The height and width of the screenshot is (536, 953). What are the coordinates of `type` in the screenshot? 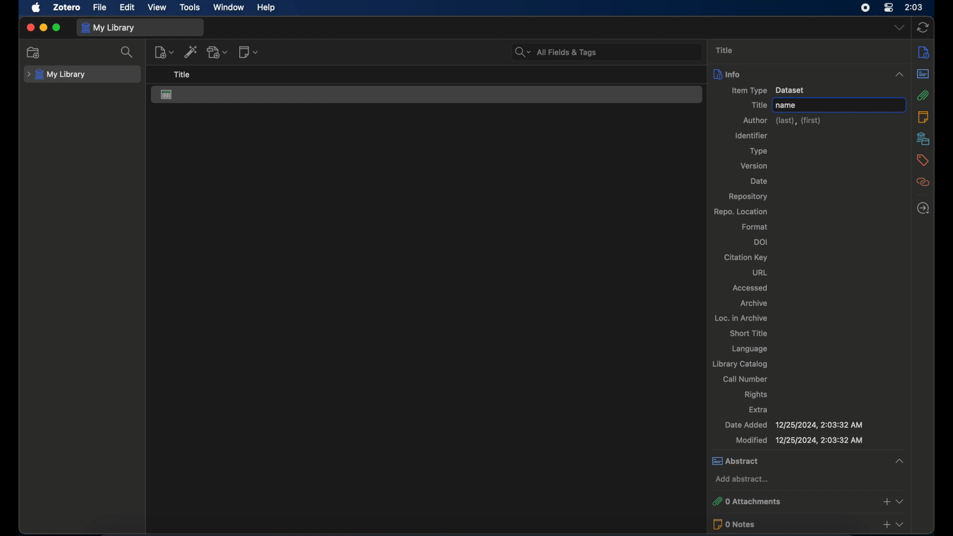 It's located at (759, 151).